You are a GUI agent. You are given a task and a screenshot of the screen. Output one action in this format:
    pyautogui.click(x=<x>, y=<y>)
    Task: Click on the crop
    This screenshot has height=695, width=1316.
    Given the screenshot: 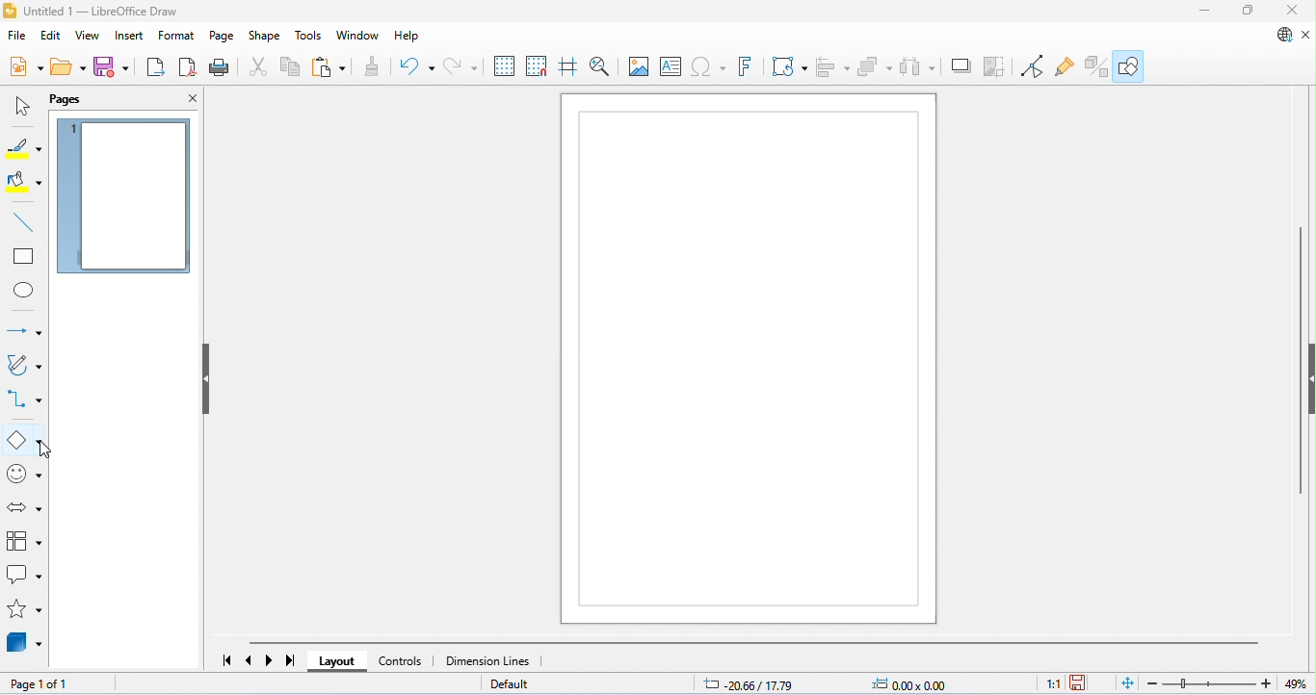 What is the action you would take?
    pyautogui.click(x=995, y=66)
    